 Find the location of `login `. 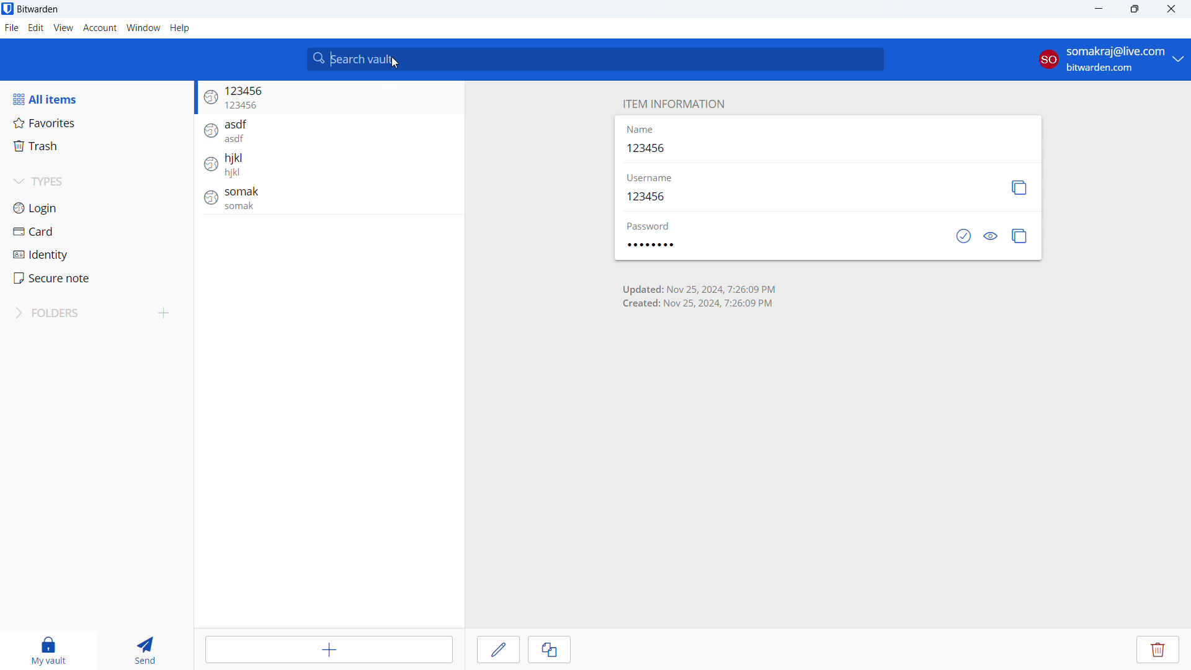

login  is located at coordinates (96, 208).